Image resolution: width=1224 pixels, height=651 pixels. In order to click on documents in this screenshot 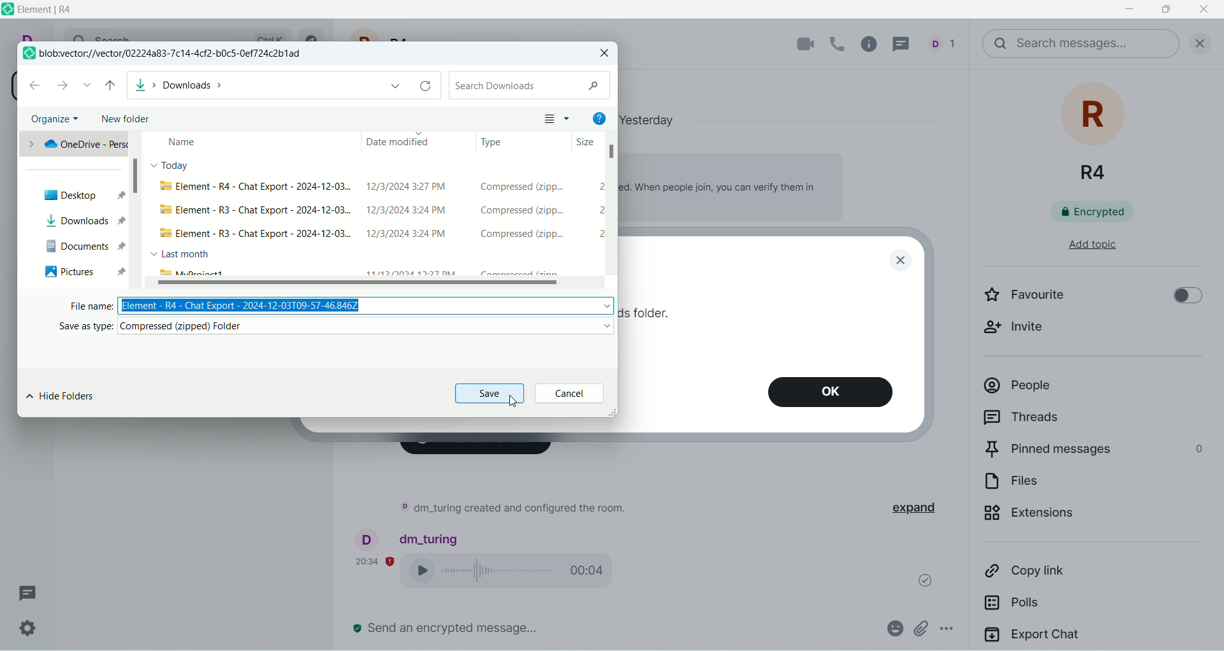, I will do `click(86, 246)`.